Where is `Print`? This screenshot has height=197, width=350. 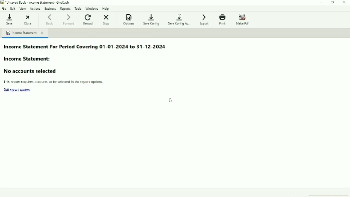
Print is located at coordinates (223, 20).